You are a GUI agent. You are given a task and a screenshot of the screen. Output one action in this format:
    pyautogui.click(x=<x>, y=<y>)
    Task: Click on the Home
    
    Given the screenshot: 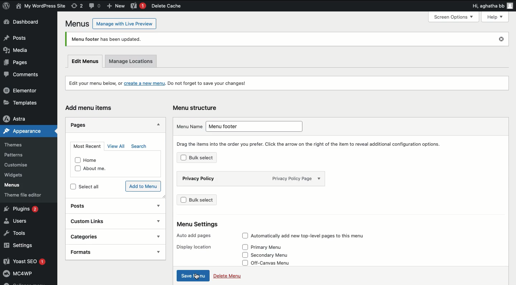 What is the action you would take?
    pyautogui.click(x=95, y=160)
    